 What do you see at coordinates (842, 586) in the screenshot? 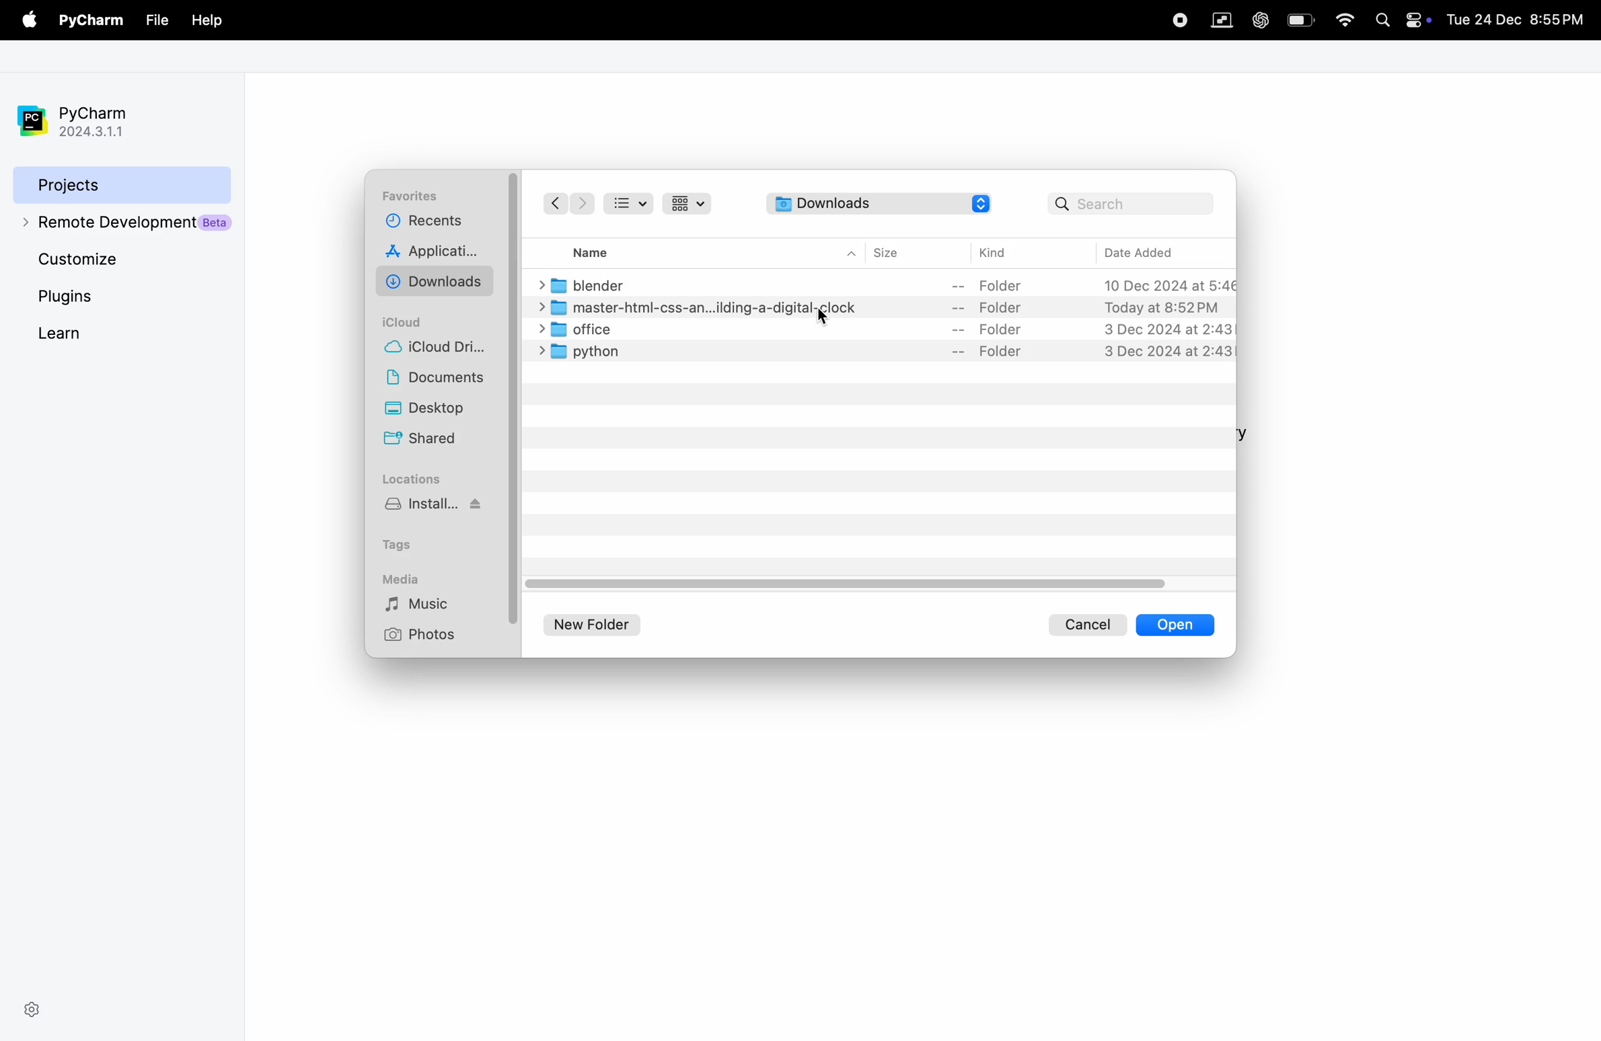
I see `scroll bar` at bounding box center [842, 586].